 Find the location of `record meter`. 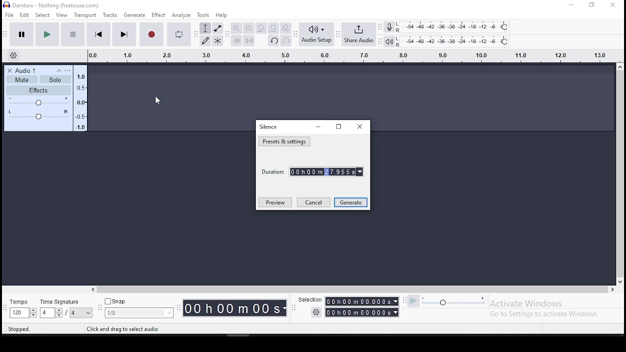

record meter is located at coordinates (389, 27).